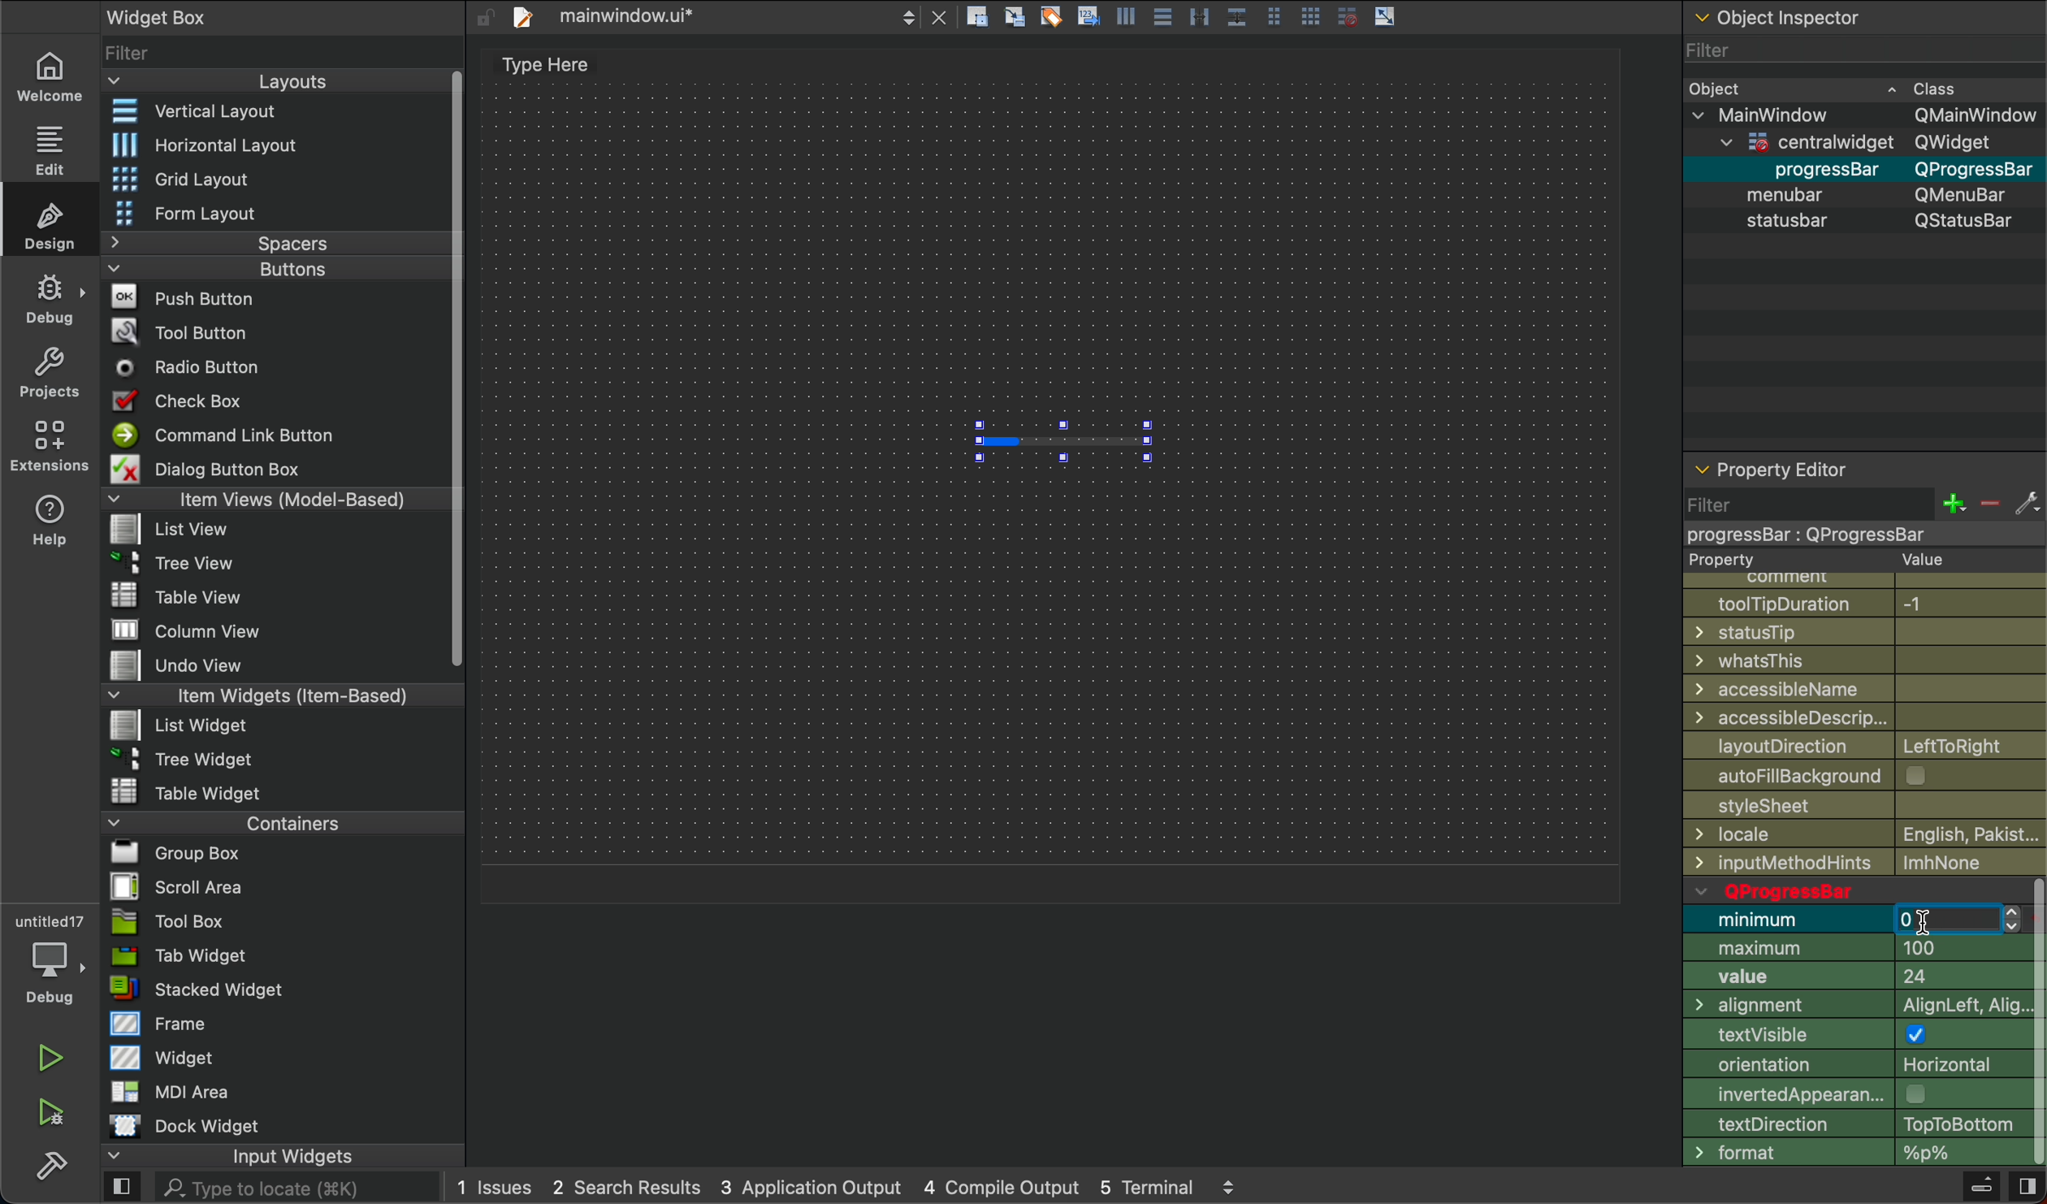 The image size is (2047, 1204). What do you see at coordinates (256, 694) in the screenshot?
I see `Item Widgets` at bounding box center [256, 694].